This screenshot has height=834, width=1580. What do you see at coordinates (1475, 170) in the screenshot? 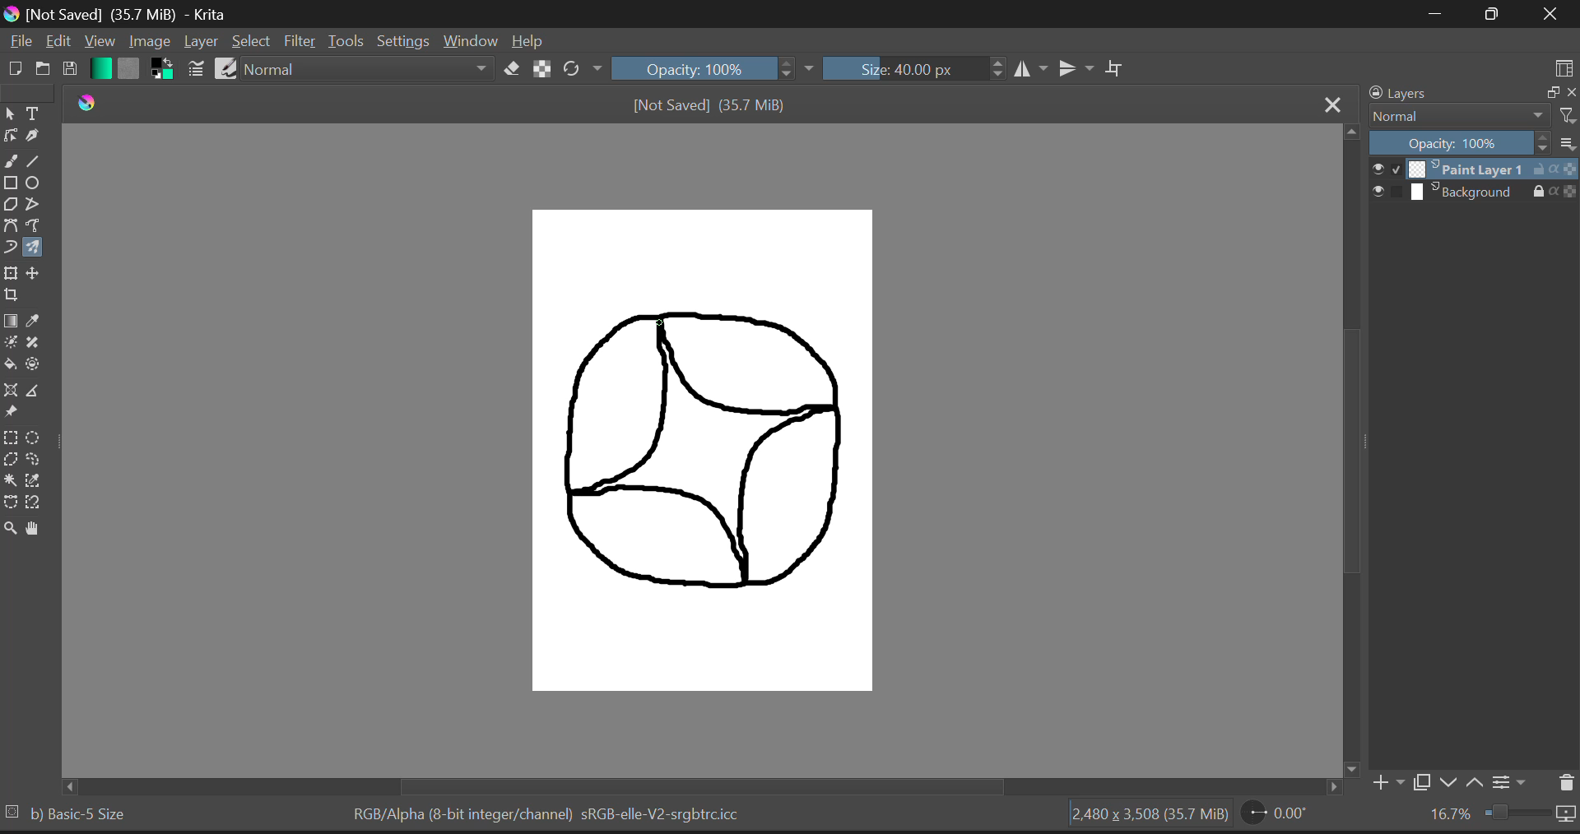
I see `Paint Layer` at bounding box center [1475, 170].